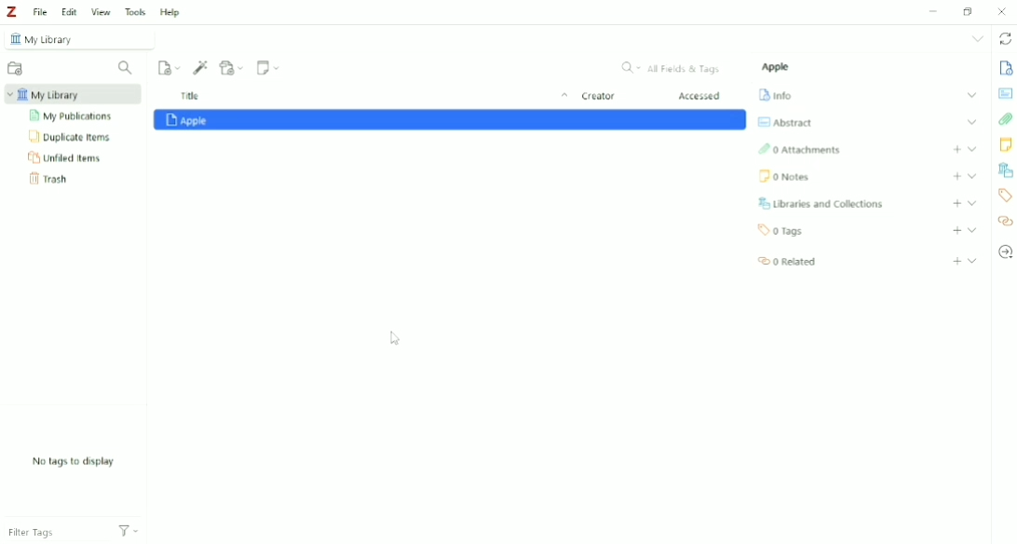 The width and height of the screenshot is (1017, 544). What do you see at coordinates (268, 68) in the screenshot?
I see `New Note` at bounding box center [268, 68].